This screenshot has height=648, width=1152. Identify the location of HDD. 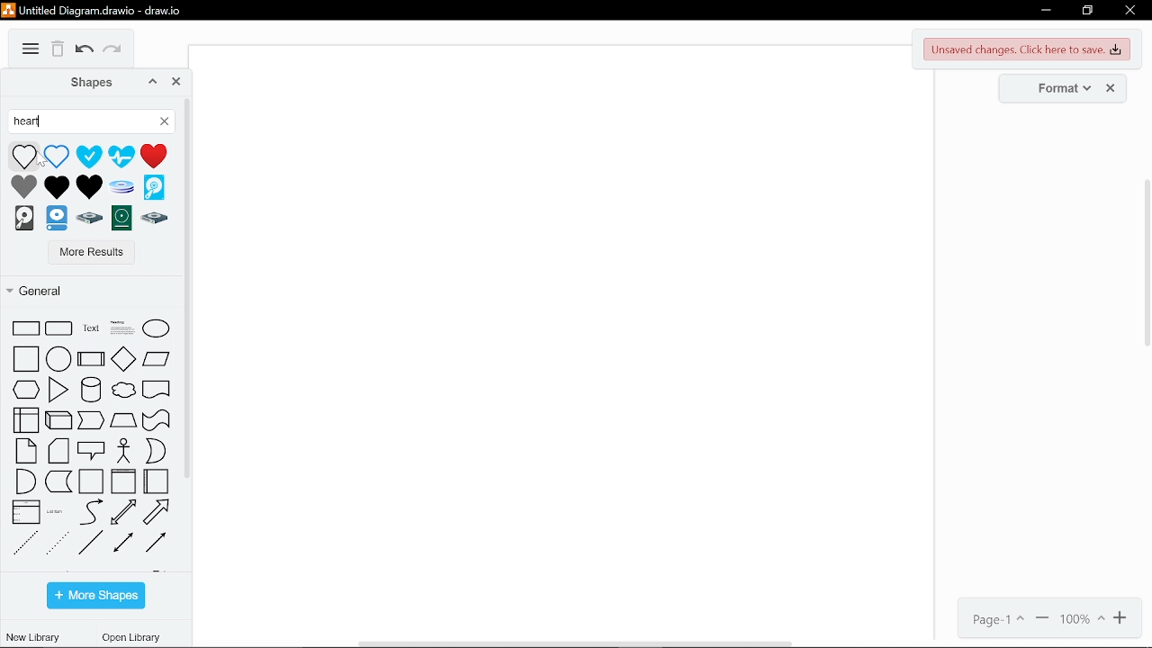
(121, 218).